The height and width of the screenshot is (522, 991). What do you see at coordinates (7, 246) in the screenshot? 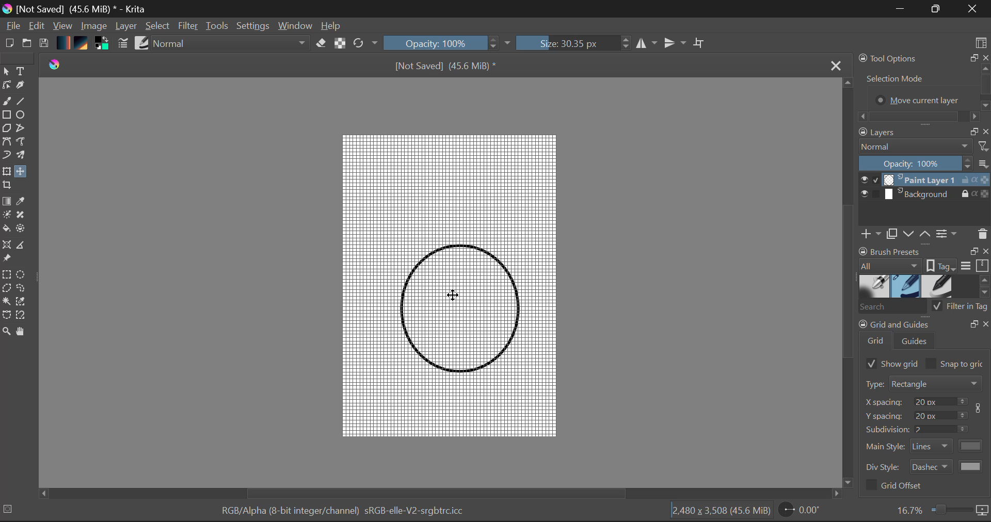
I see `Assistant Tool` at bounding box center [7, 246].